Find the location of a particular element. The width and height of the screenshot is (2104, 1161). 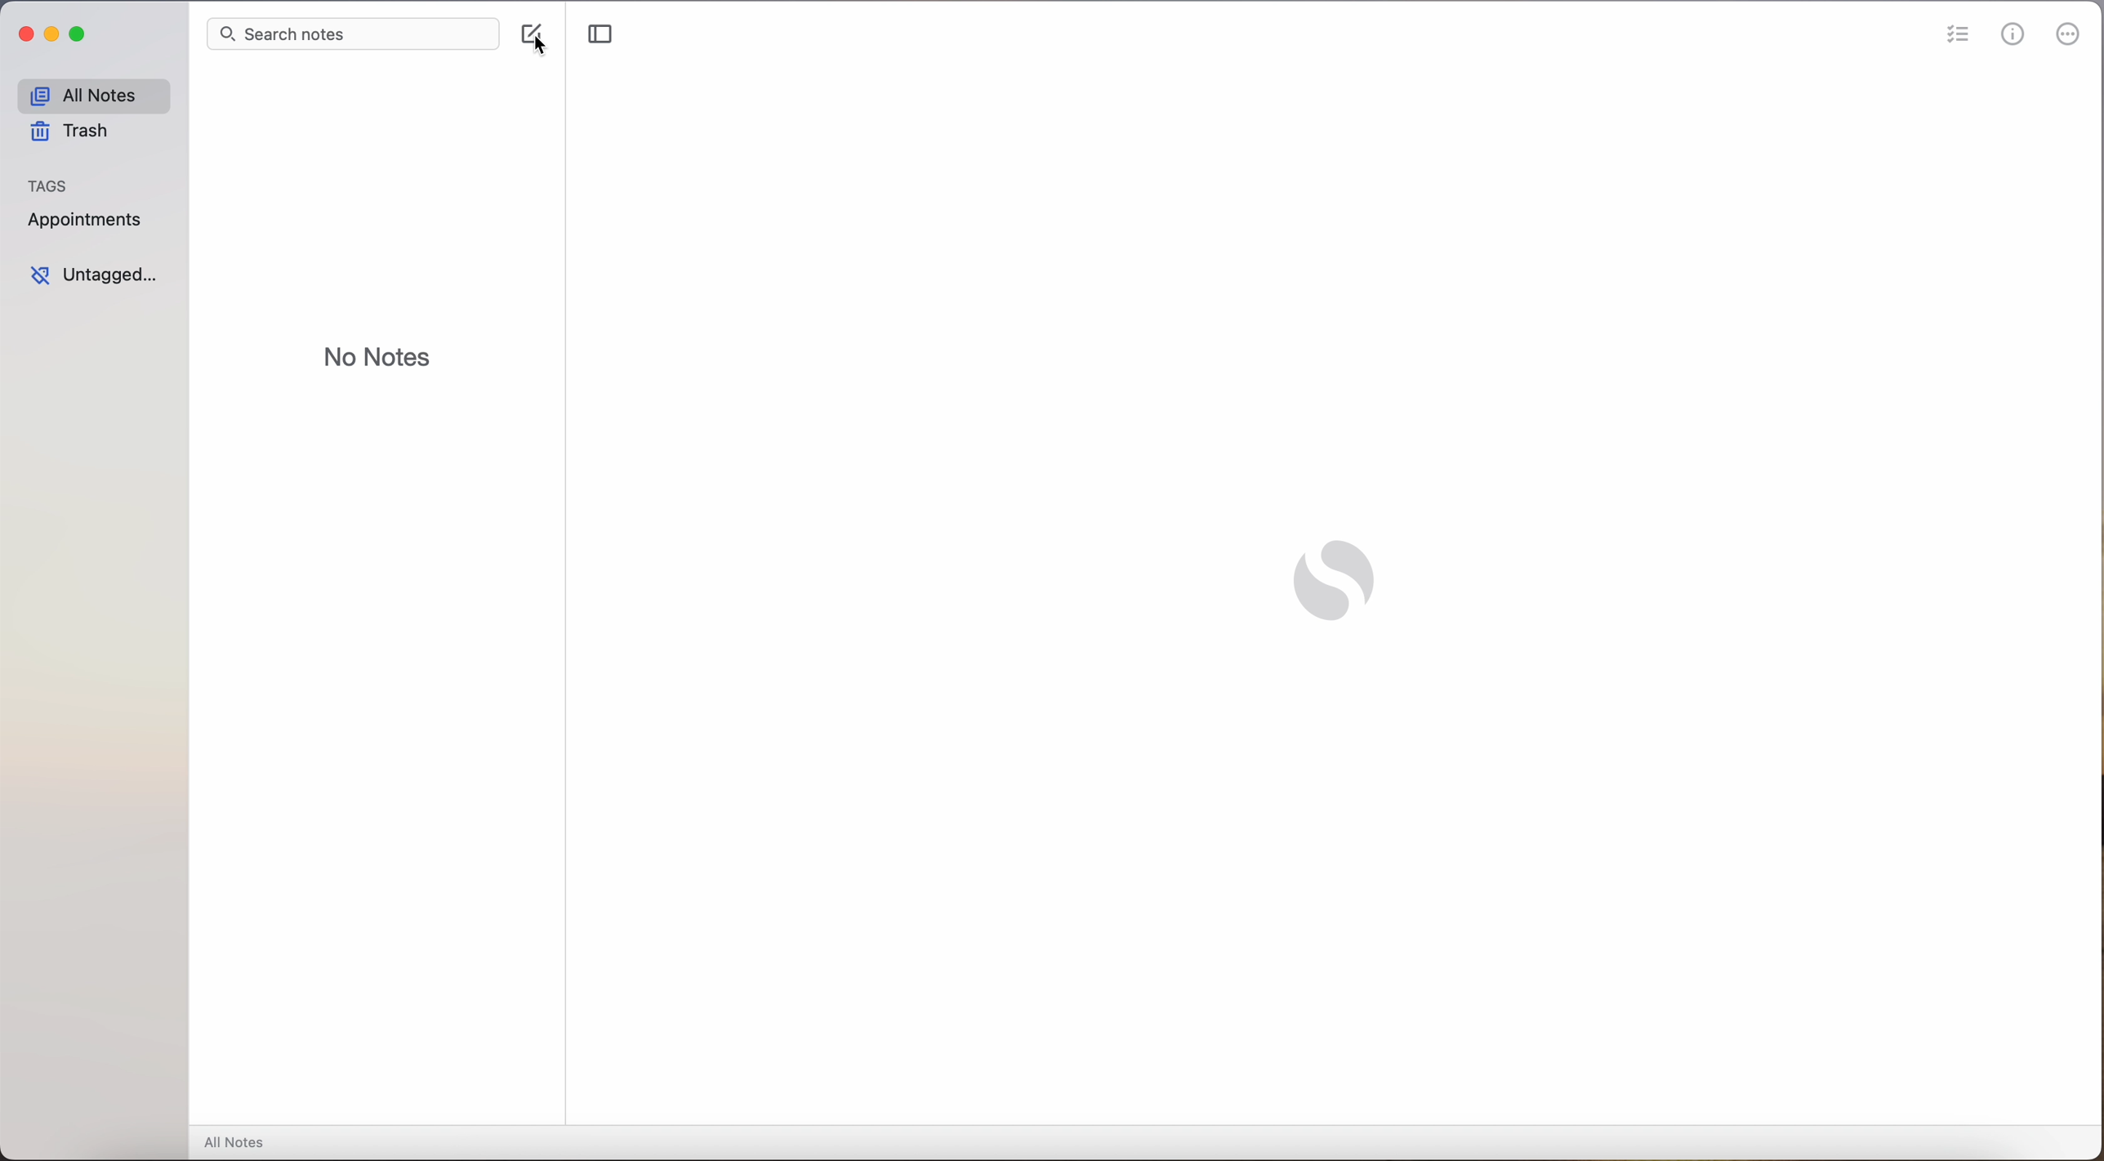

close app is located at coordinates (24, 36).